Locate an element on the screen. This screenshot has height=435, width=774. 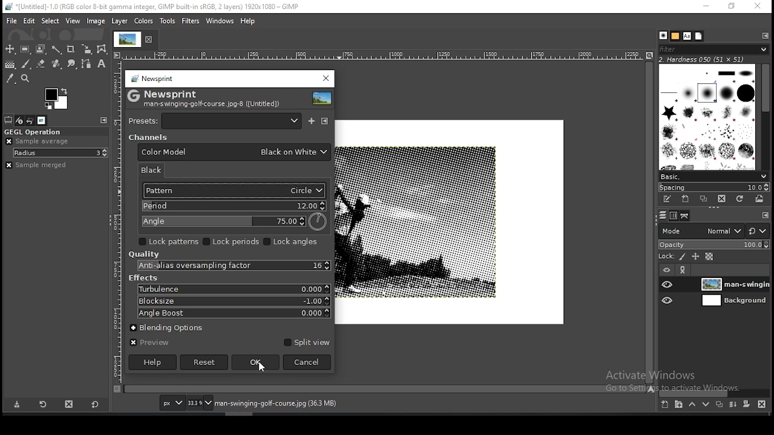
brushes is located at coordinates (663, 35).